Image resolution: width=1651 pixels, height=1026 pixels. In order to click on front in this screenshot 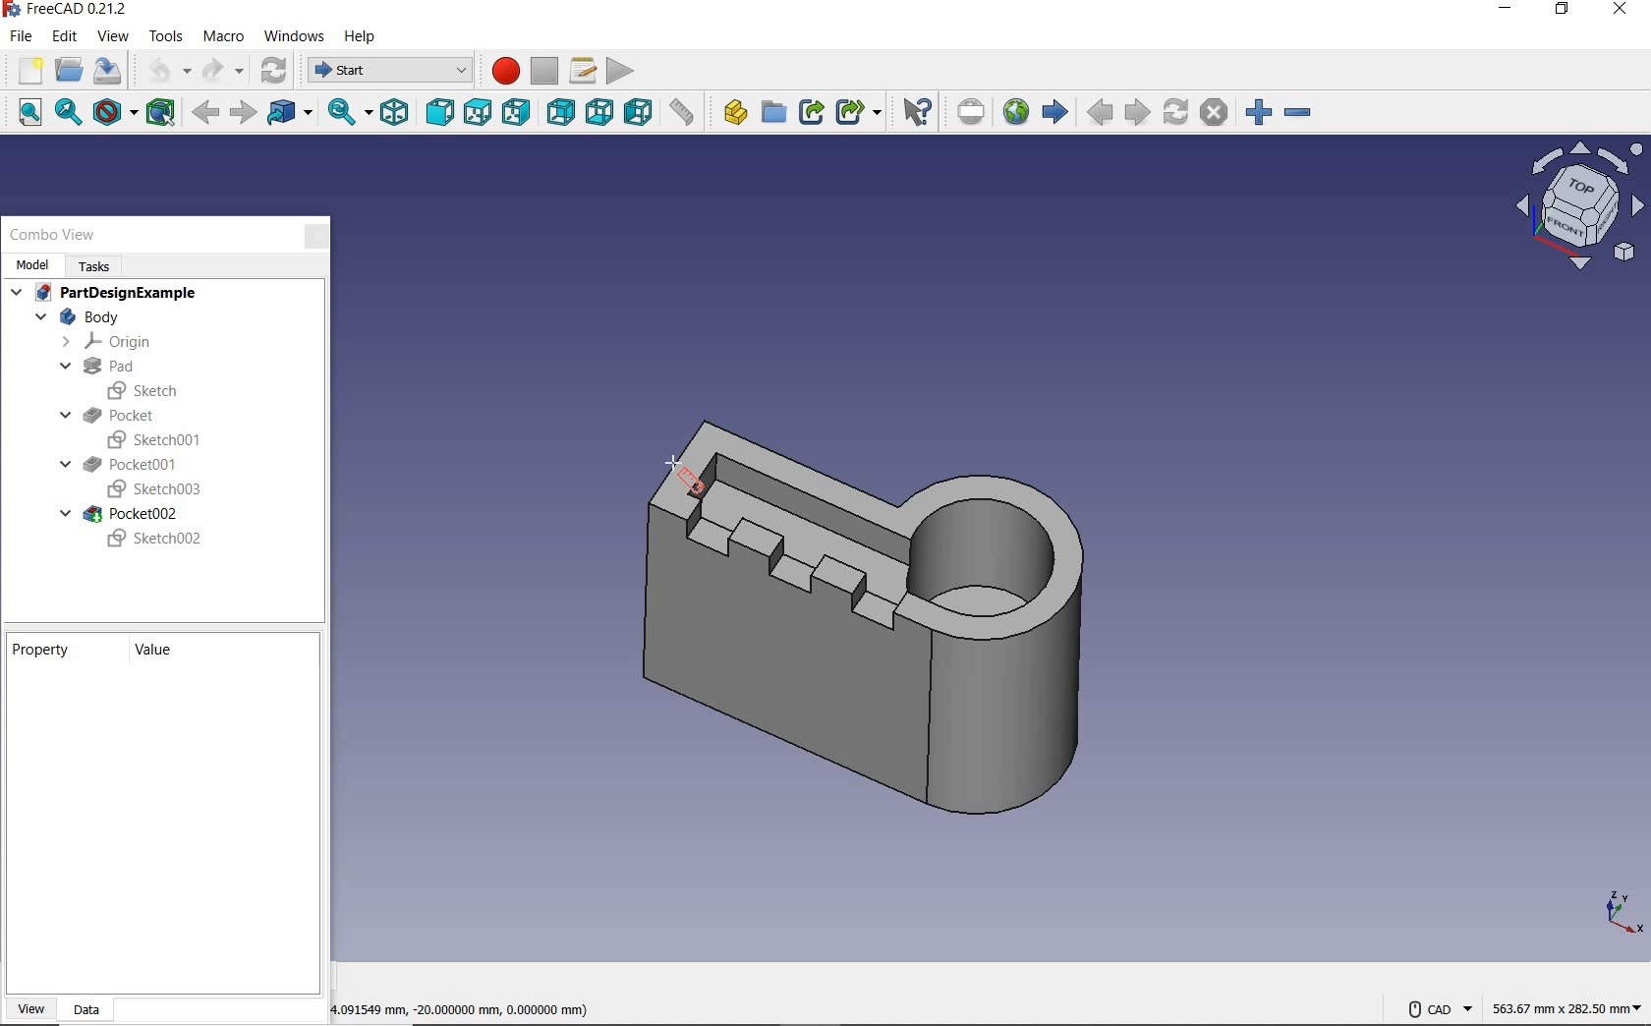, I will do `click(439, 113)`.